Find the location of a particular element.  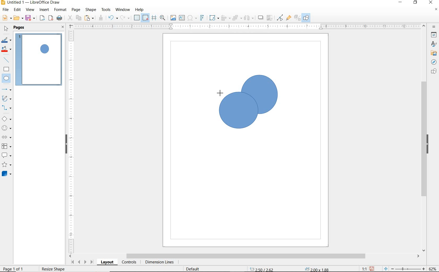

HELP is located at coordinates (140, 10).